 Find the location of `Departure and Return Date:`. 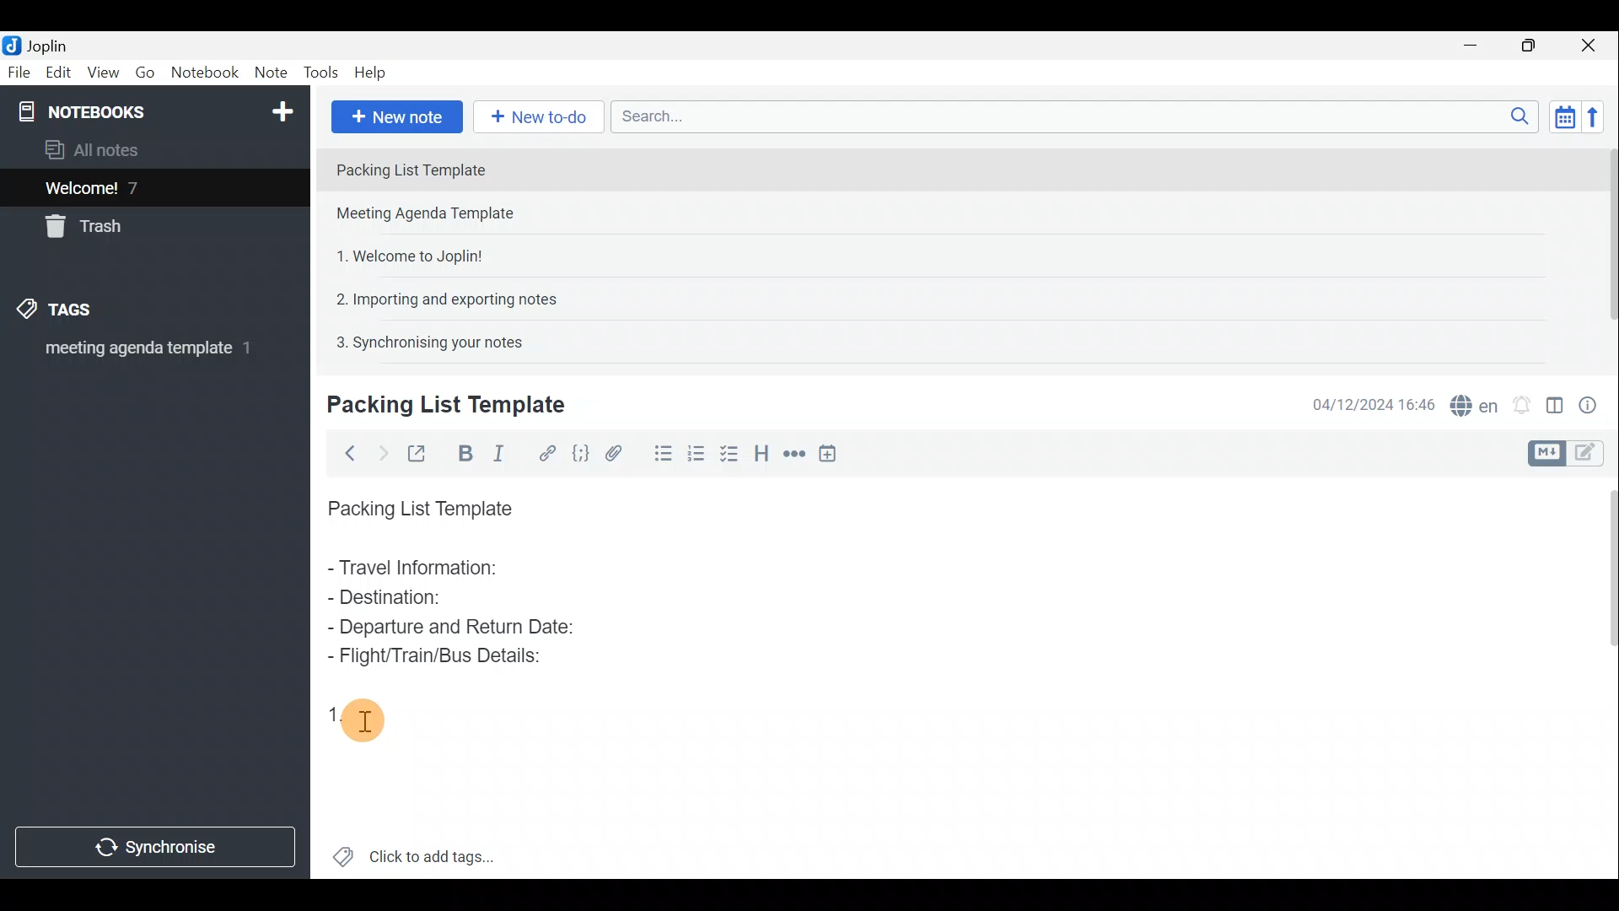

Departure and Return Date: is located at coordinates (451, 626).